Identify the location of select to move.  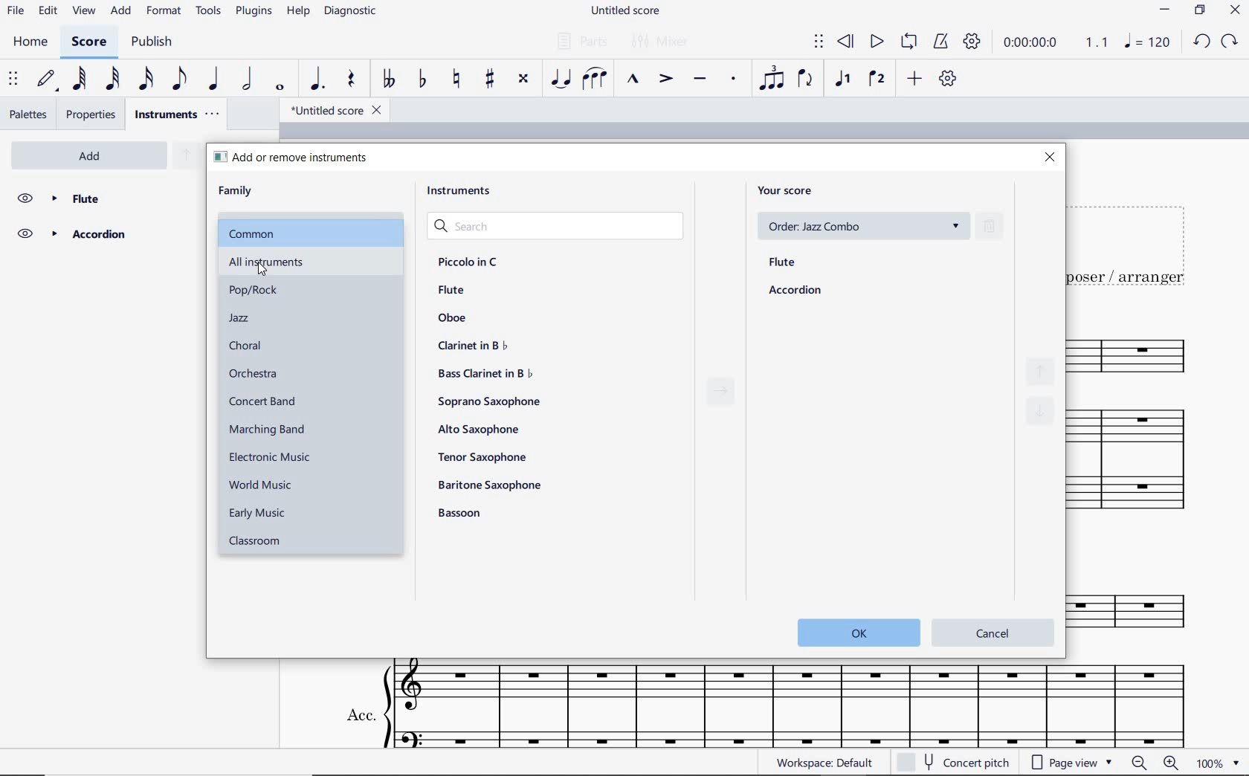
(13, 80).